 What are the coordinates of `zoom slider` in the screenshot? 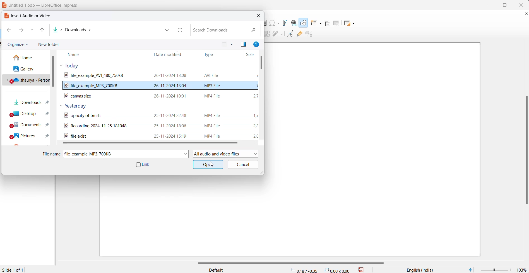 It's located at (494, 270).